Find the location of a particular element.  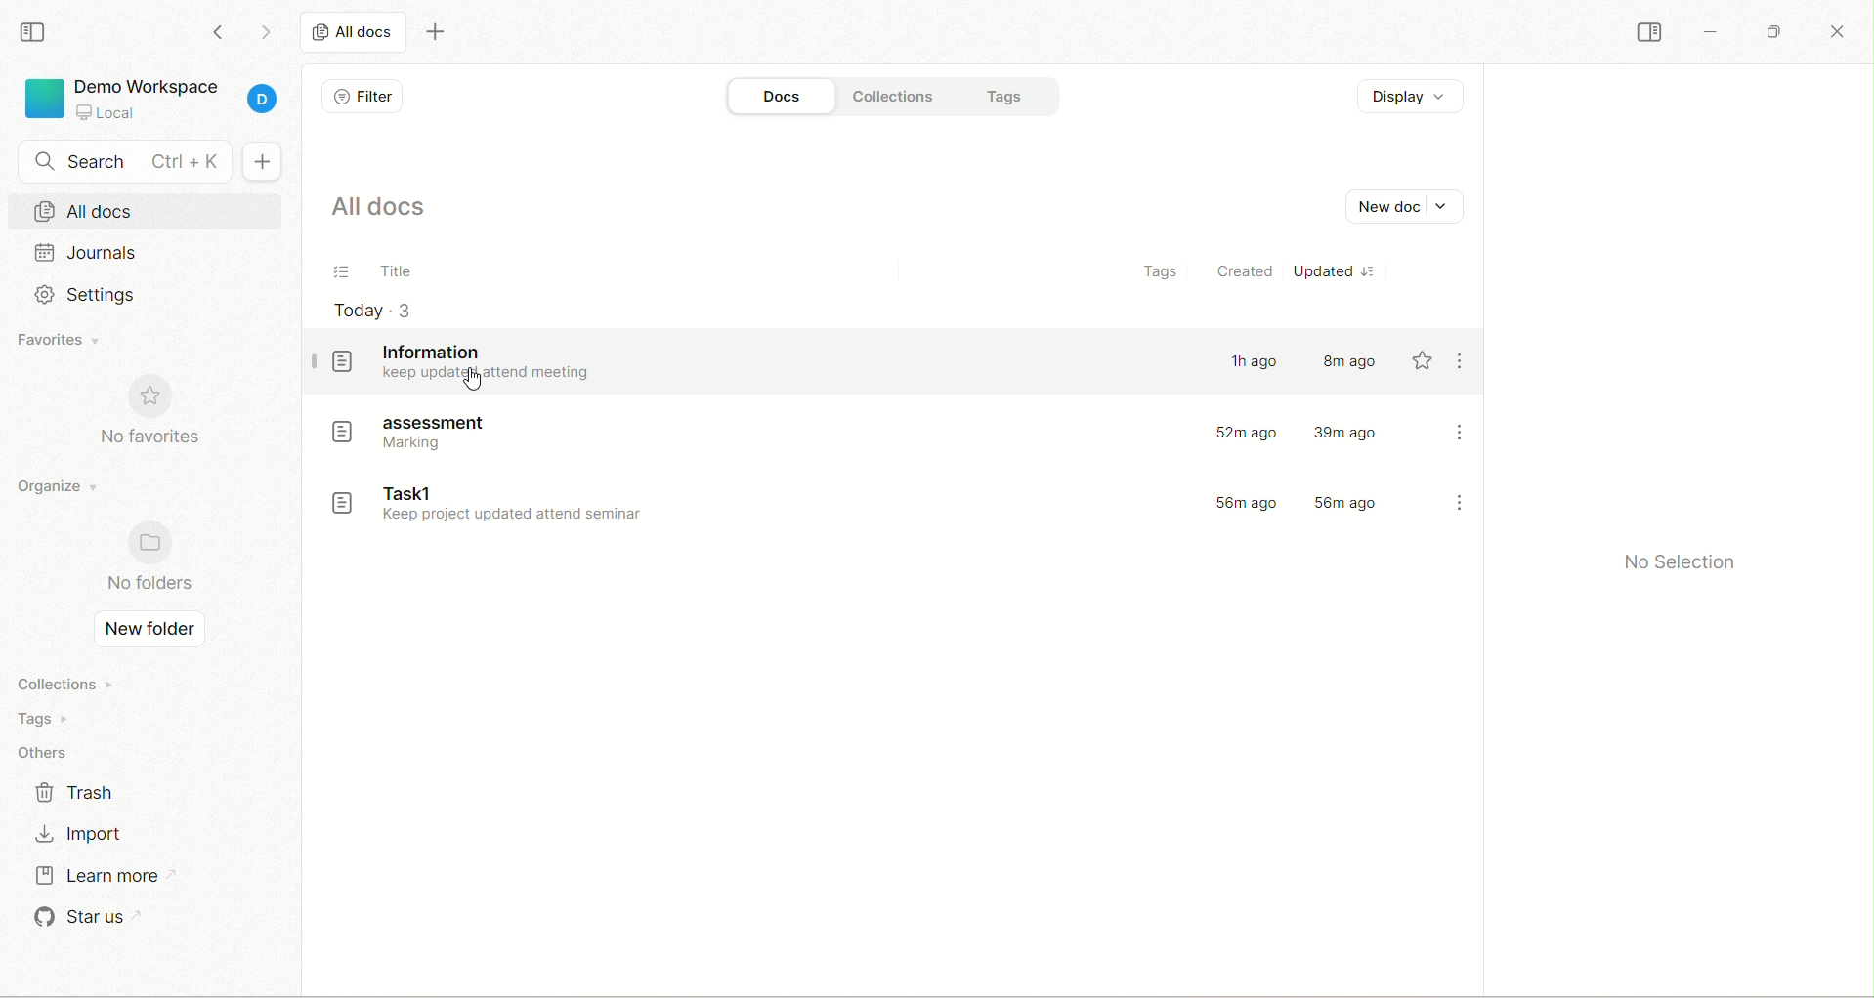

collapse sidebar is located at coordinates (33, 33).